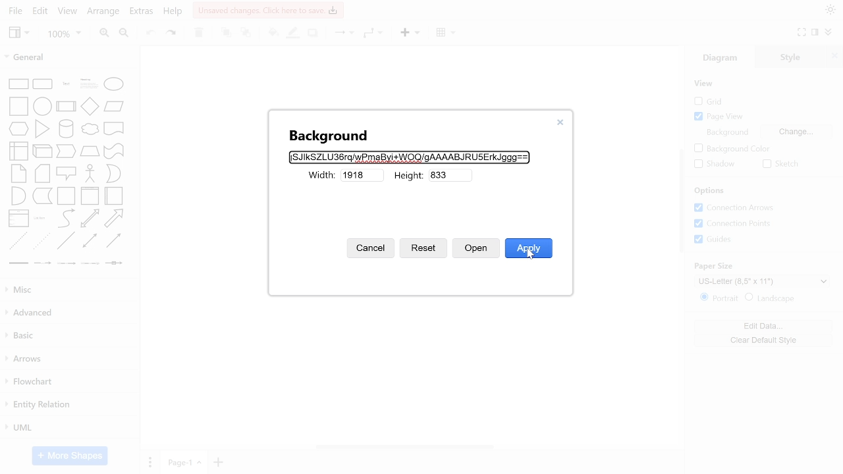  I want to click on collapse, so click(829, 32).